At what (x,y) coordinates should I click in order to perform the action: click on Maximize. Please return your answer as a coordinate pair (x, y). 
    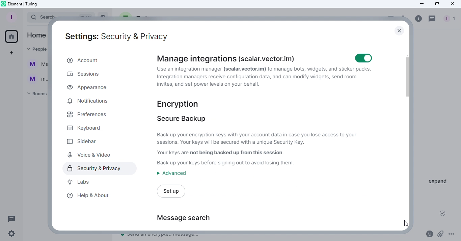
    Looking at the image, I should click on (436, 4).